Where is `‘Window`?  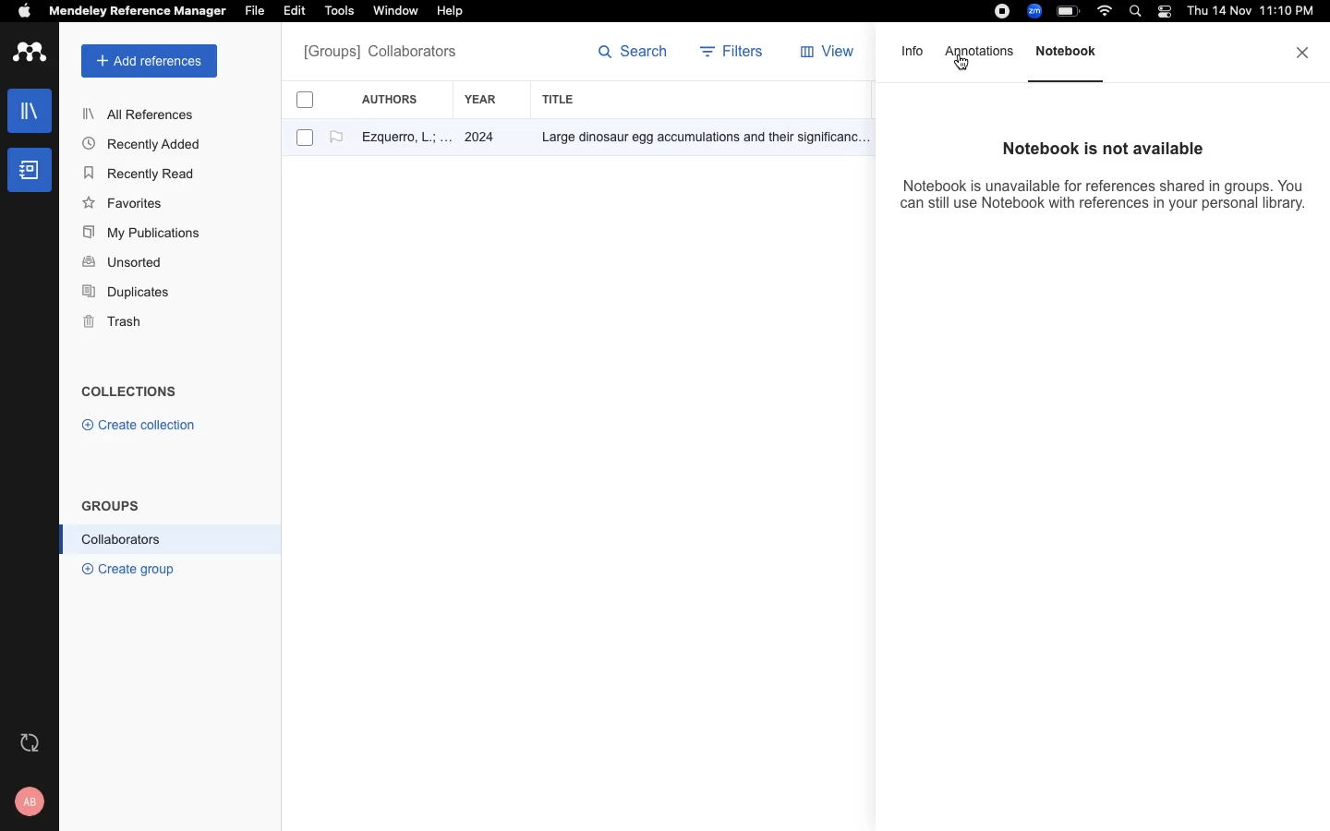 ‘Window is located at coordinates (397, 13).